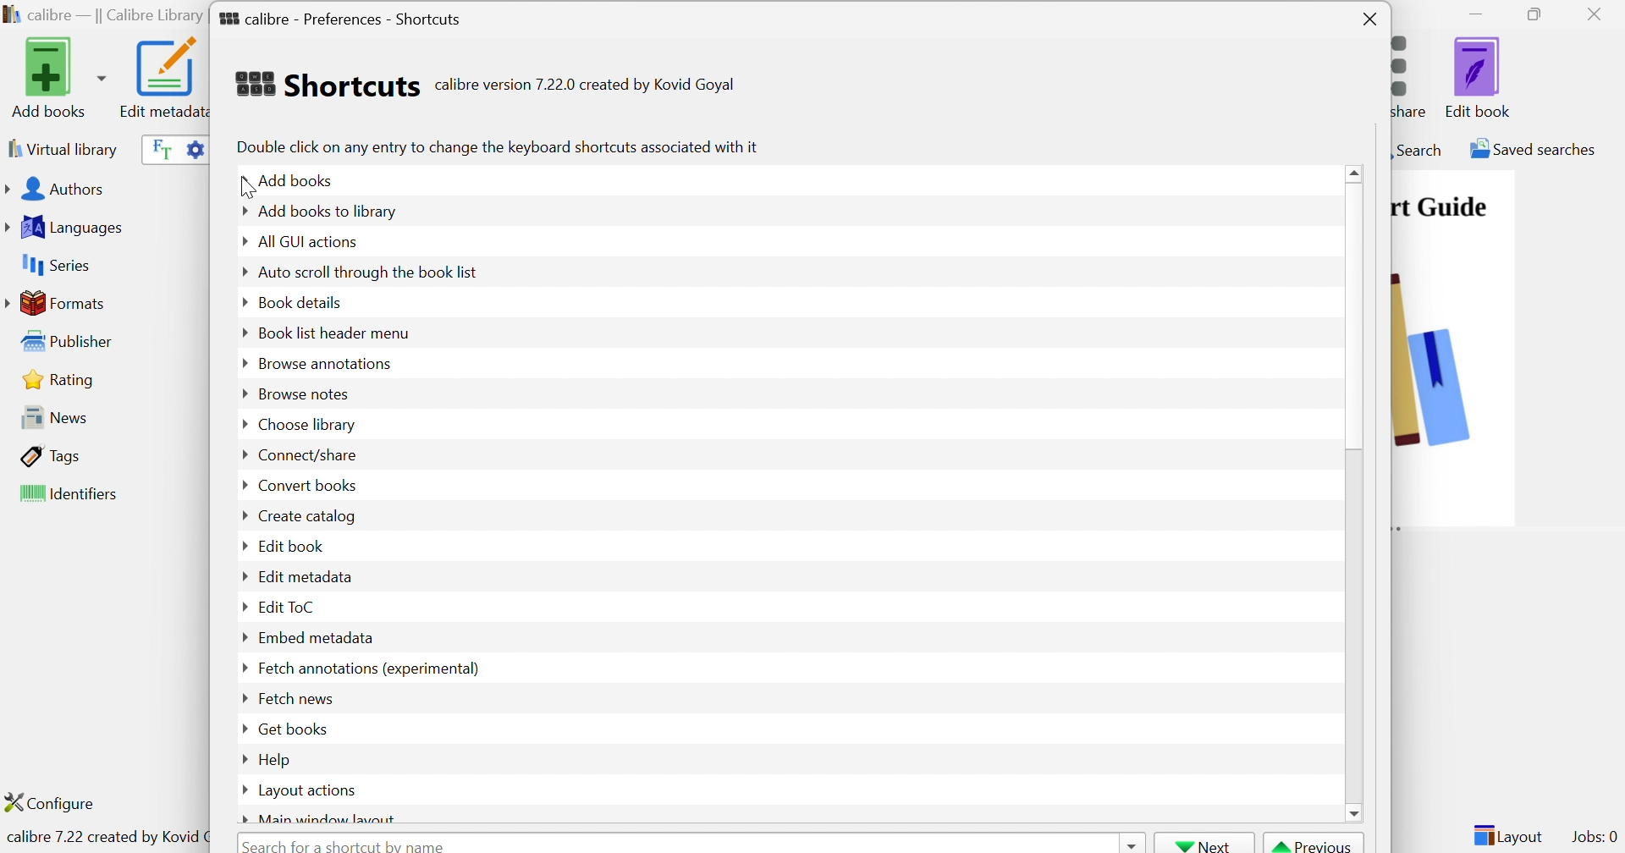 The width and height of the screenshot is (1625, 853). Describe the element at coordinates (1357, 172) in the screenshot. I see `Scroll Up` at that location.